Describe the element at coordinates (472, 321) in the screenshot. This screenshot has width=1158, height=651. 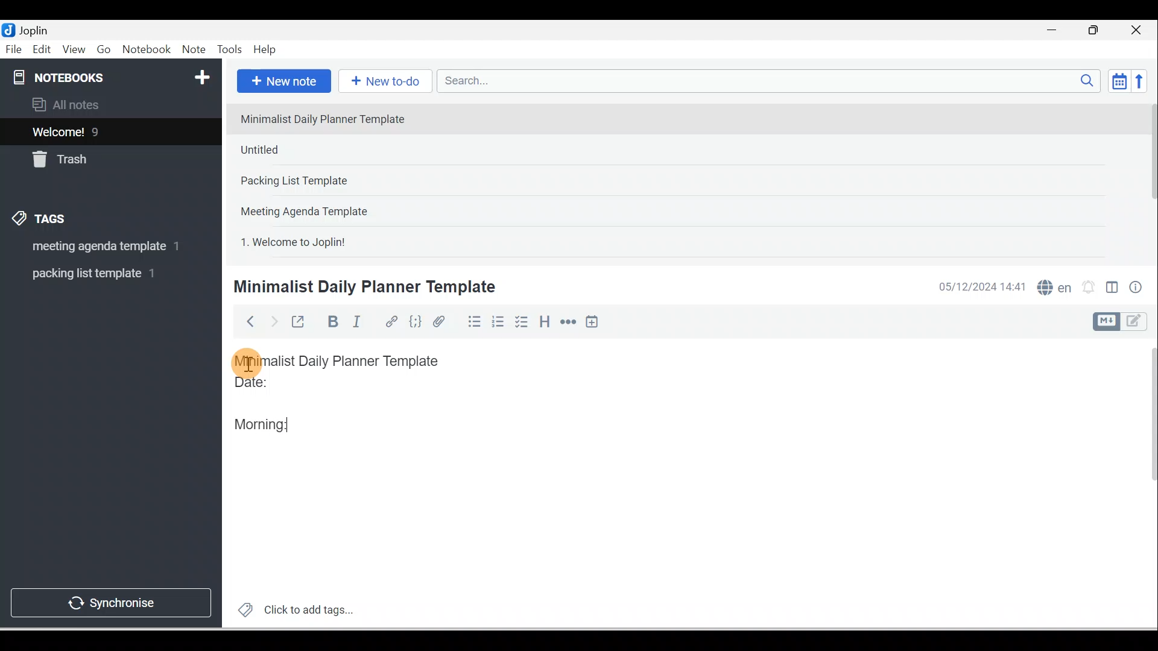
I see `Bulleted list` at that location.